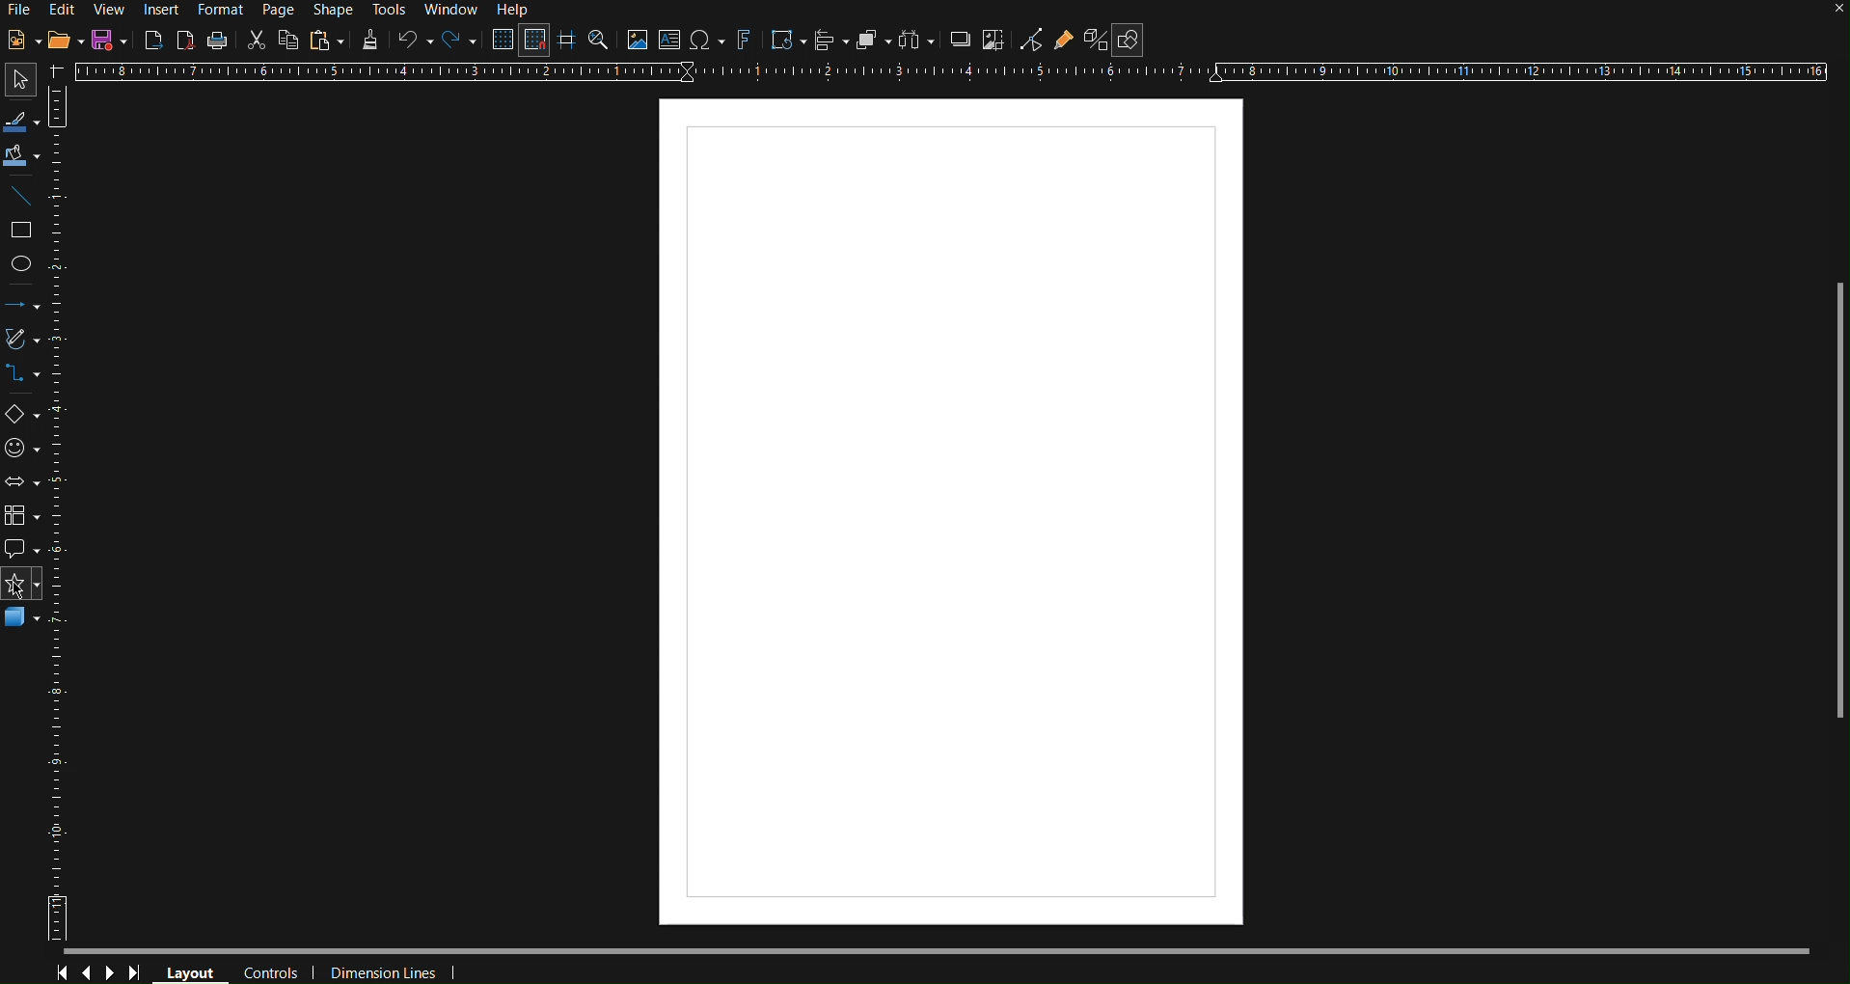 The height and width of the screenshot is (984, 1850). I want to click on Edit, so click(67, 12).